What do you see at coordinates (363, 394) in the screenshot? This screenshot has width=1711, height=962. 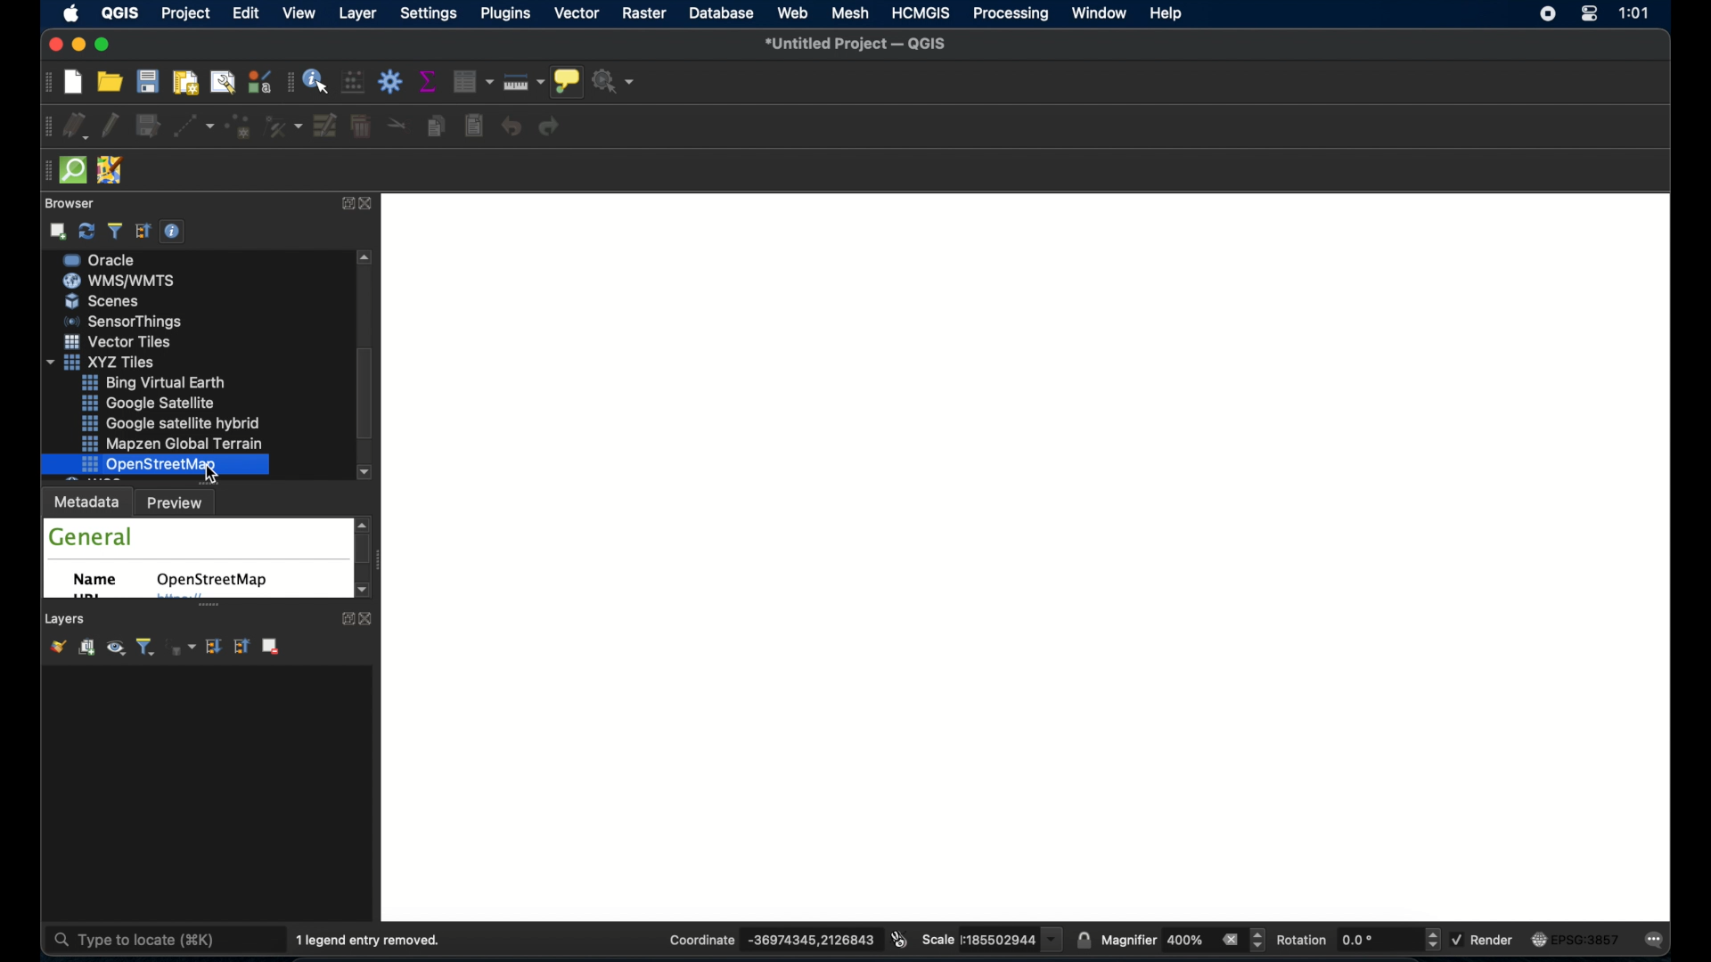 I see `scroll box` at bounding box center [363, 394].